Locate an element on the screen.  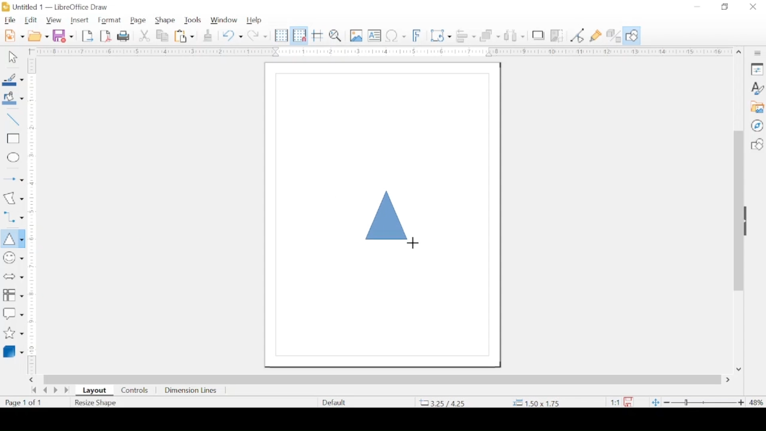
zoom level is located at coordinates (756, 402).